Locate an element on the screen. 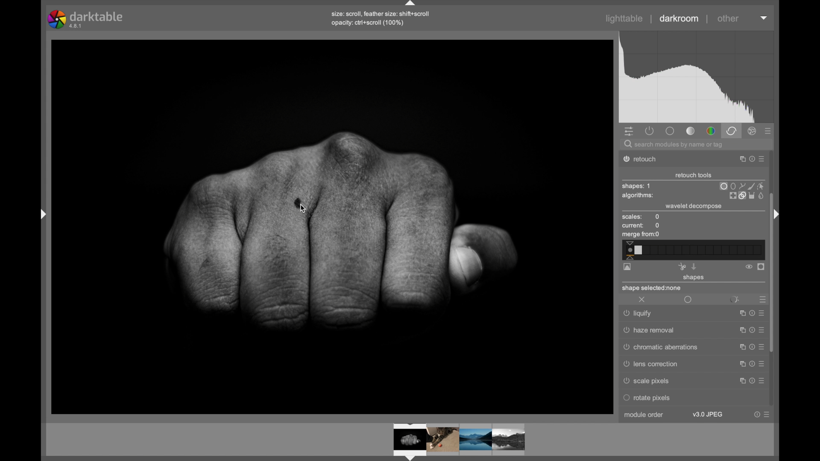 This screenshot has width=820, height=461. shape selected:none is located at coordinates (653, 289).